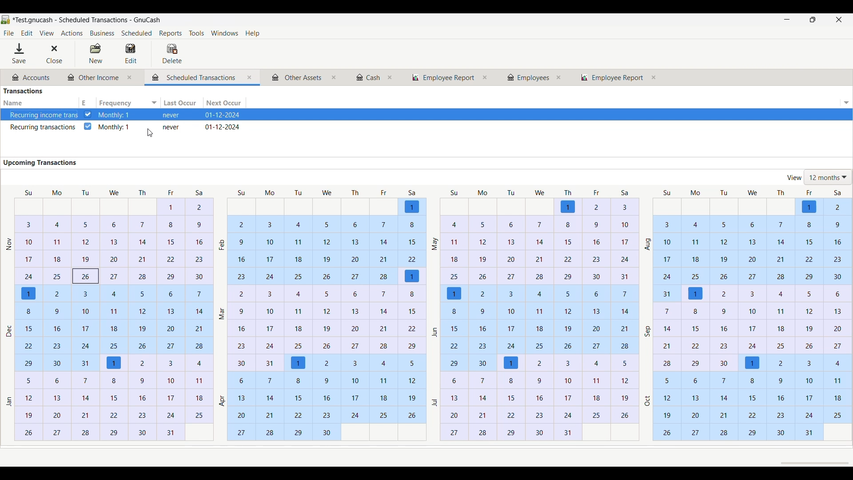 This screenshot has height=480, width=853. I want to click on Create new, so click(95, 53).